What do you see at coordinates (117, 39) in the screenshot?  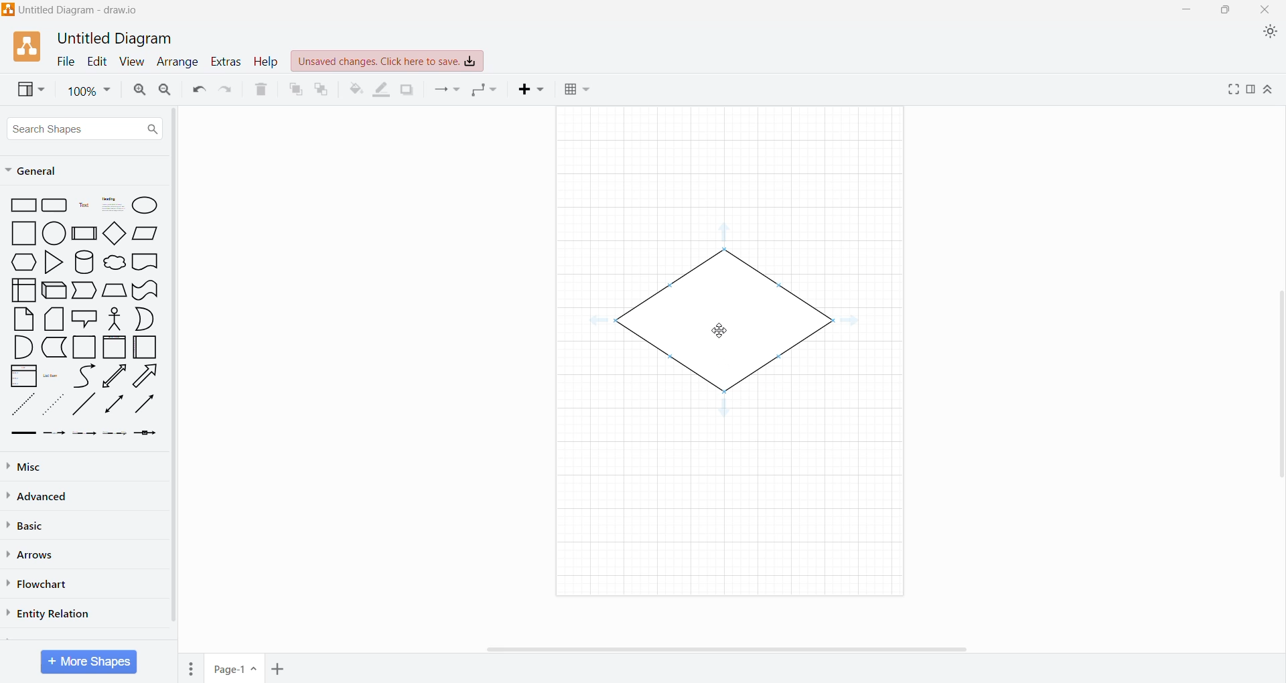 I see `Untitle Diagram` at bounding box center [117, 39].